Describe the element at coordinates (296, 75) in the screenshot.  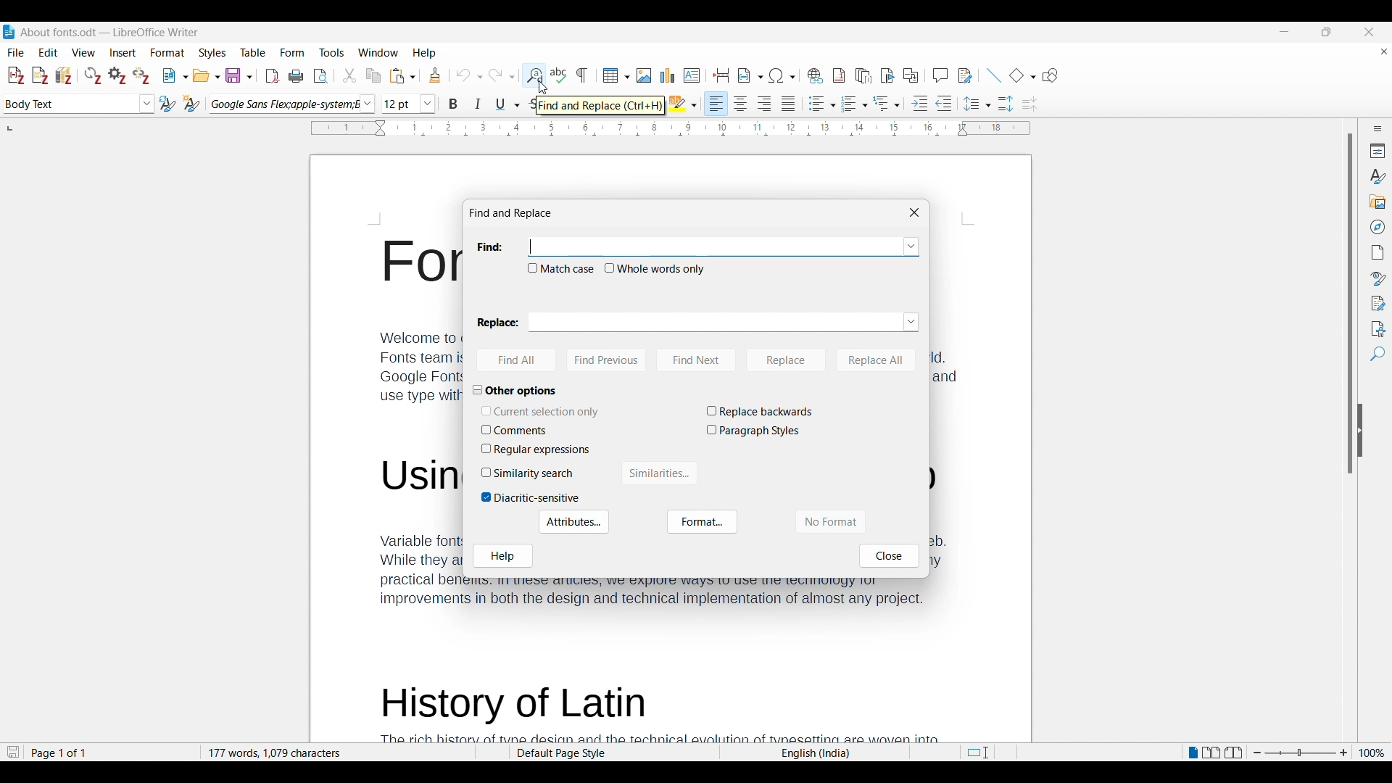
I see `Print` at that location.